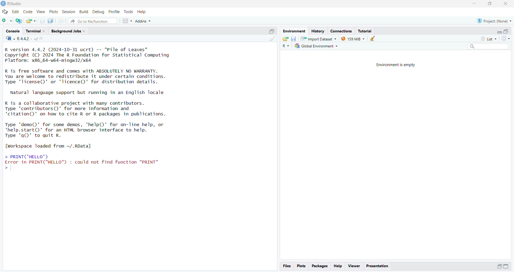  What do you see at coordinates (316, 46) in the screenshot?
I see `global environment` at bounding box center [316, 46].